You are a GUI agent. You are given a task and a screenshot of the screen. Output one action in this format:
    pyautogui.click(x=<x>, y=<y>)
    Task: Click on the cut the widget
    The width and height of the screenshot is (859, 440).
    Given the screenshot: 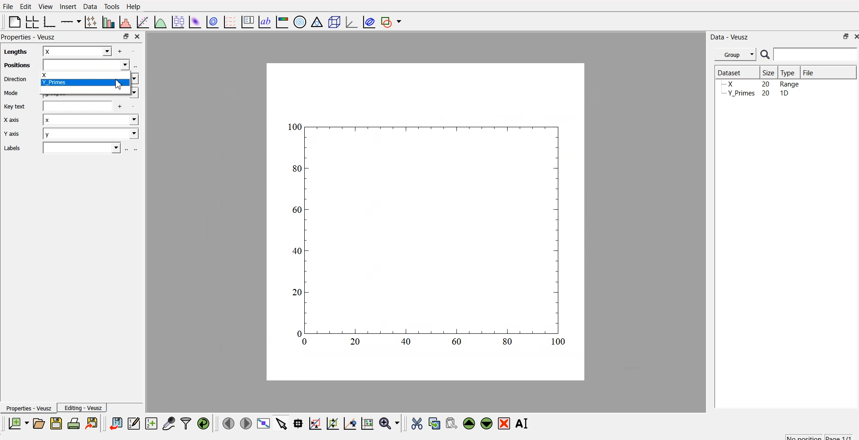 What is the action you would take?
    pyautogui.click(x=415, y=423)
    